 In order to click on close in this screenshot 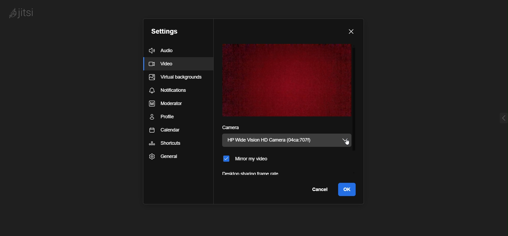, I will do `click(351, 31)`.